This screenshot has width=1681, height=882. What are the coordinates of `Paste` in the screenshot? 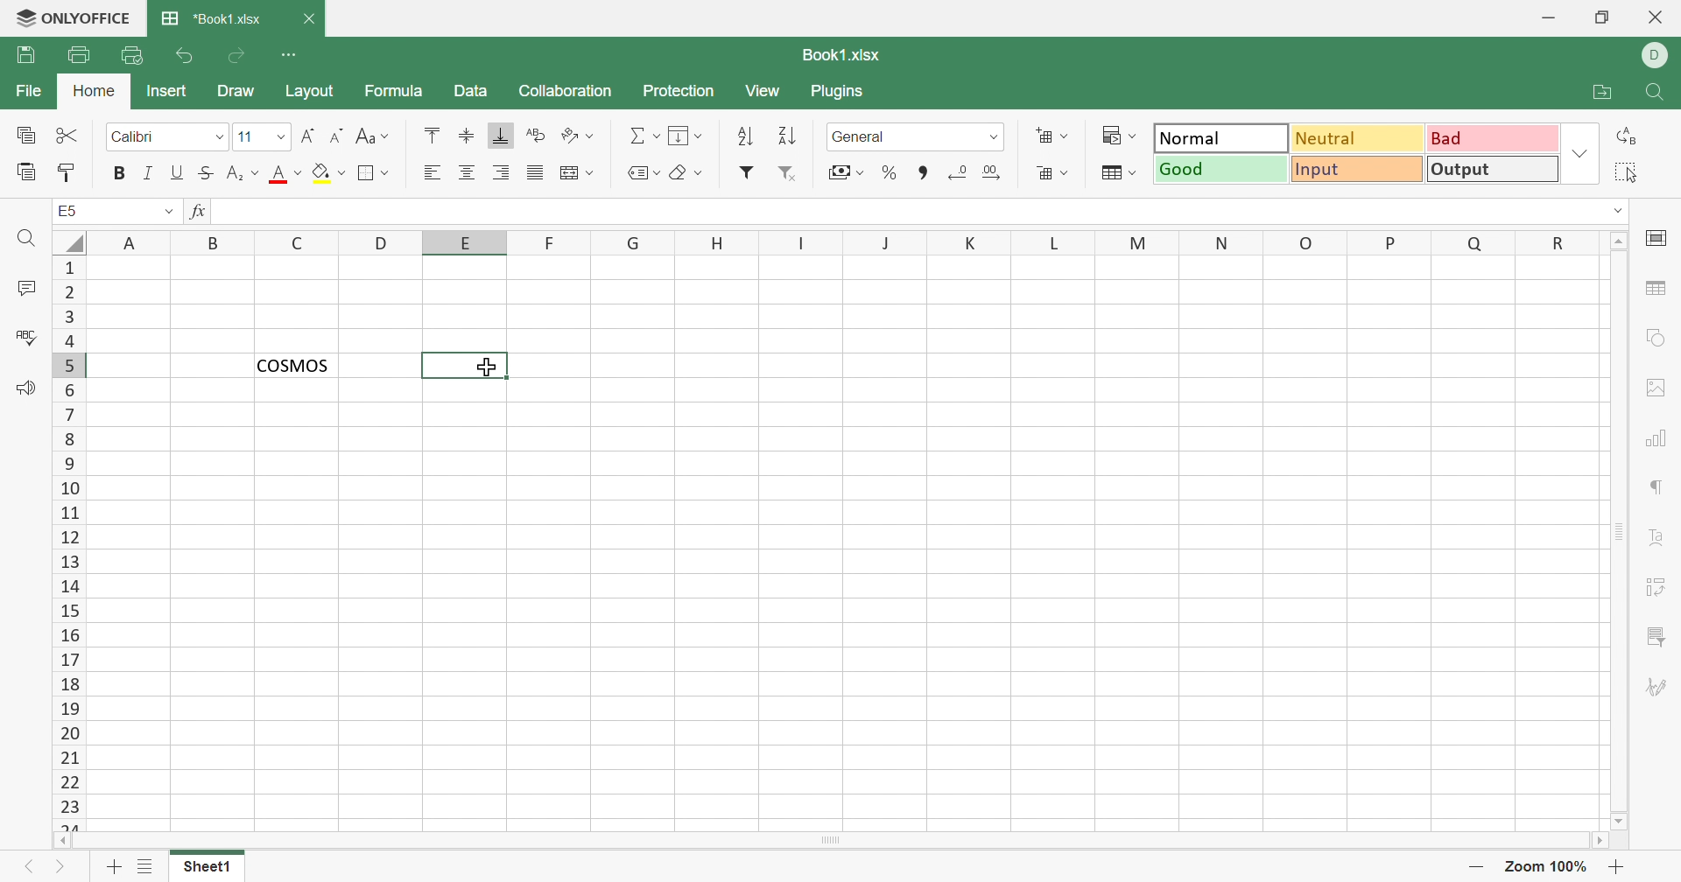 It's located at (25, 173).